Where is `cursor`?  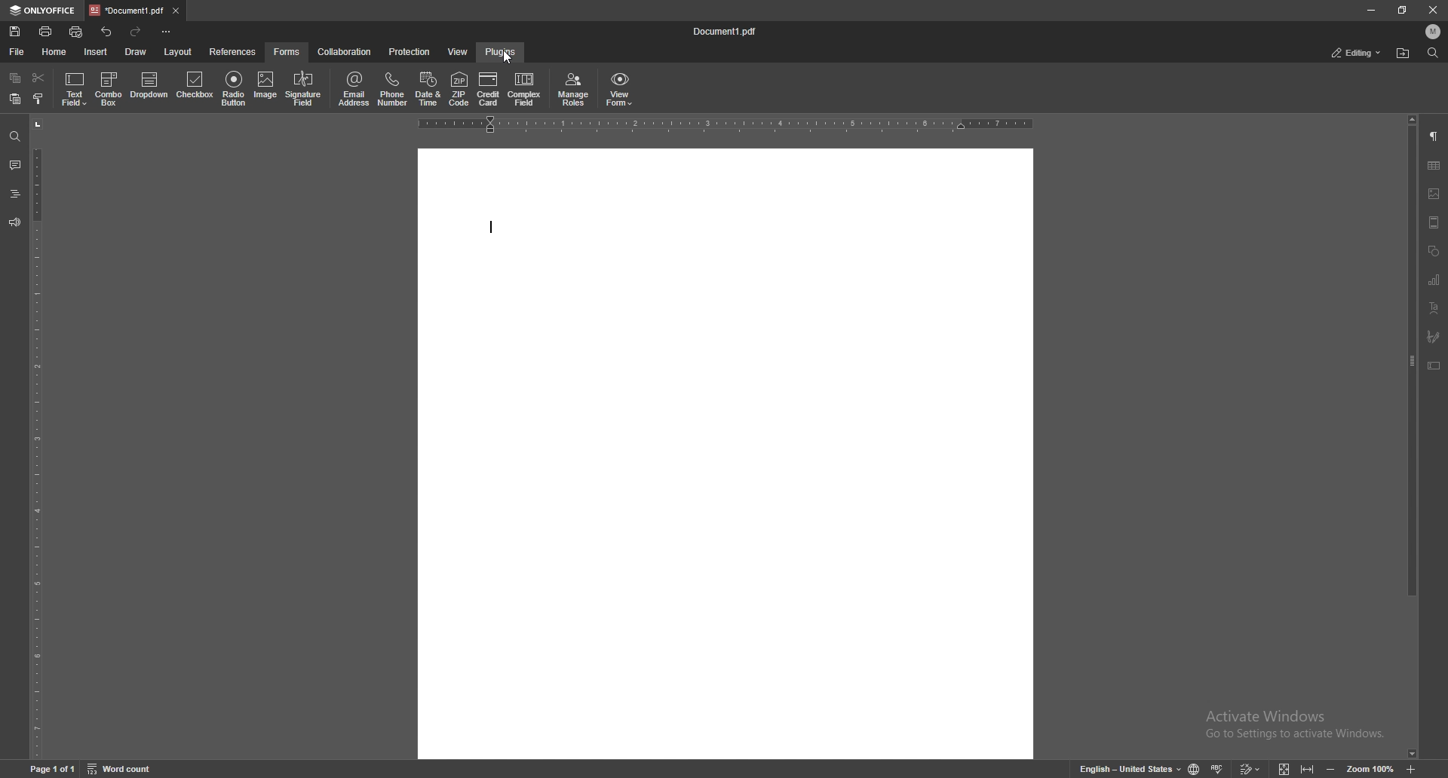
cursor is located at coordinates (513, 60).